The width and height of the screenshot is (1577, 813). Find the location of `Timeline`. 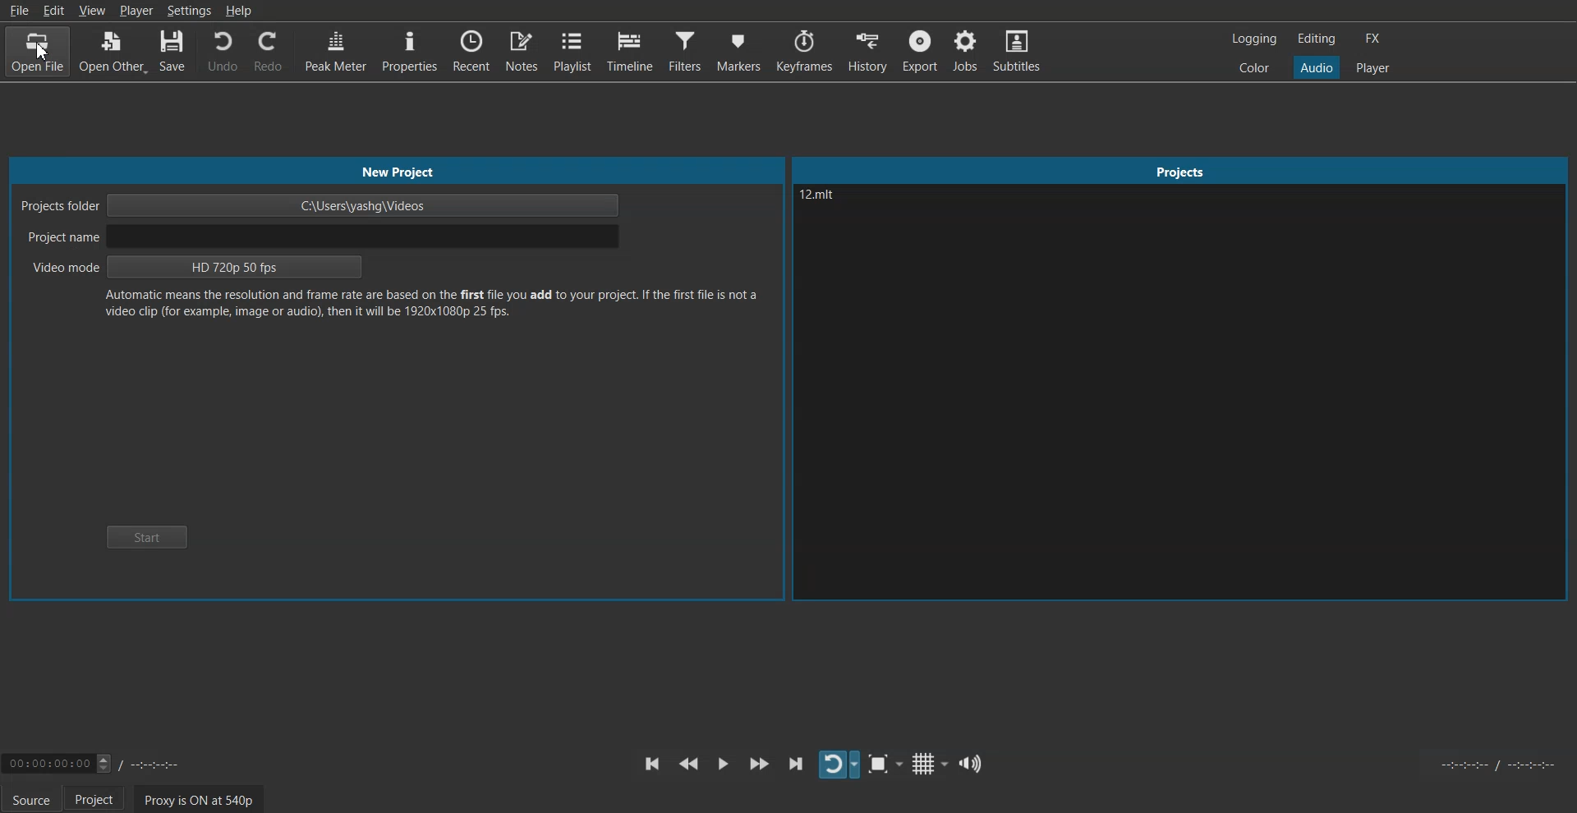

Timeline is located at coordinates (629, 51).